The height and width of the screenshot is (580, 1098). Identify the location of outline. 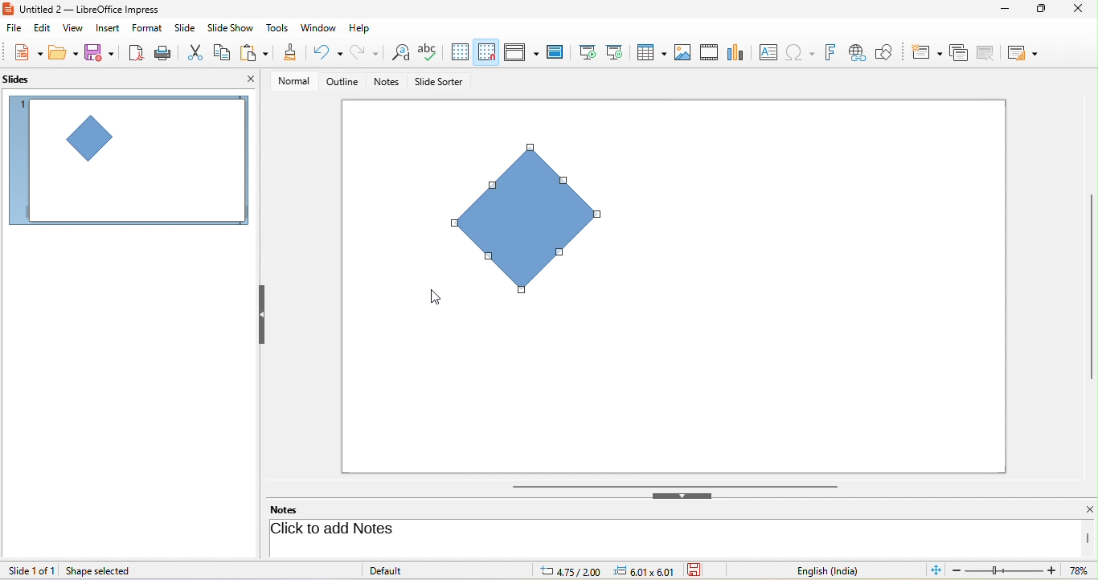
(339, 82).